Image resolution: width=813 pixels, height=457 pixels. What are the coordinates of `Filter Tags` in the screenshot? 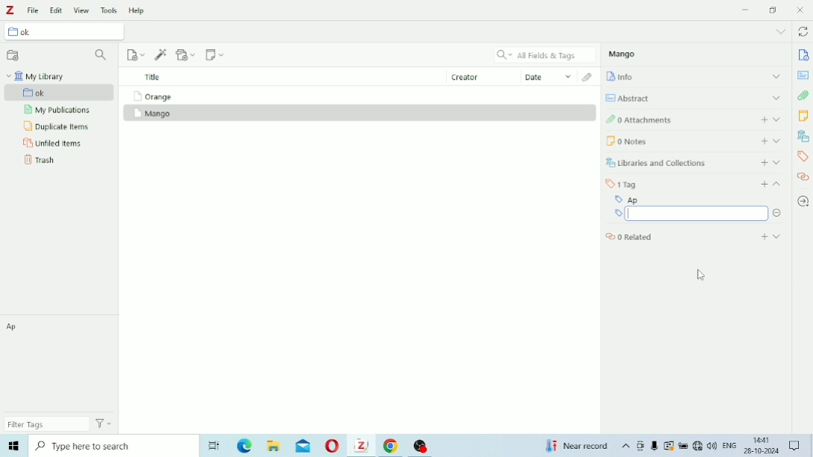 It's located at (44, 424).